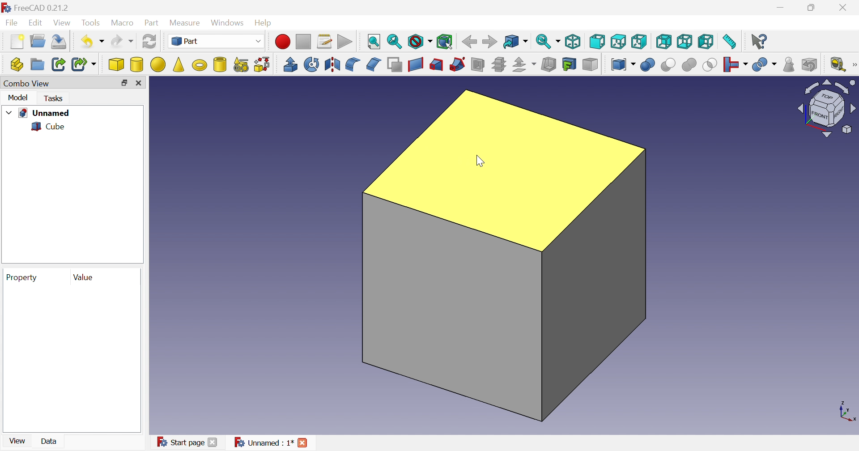 The image size is (859, 451). I want to click on Undo, so click(93, 41).